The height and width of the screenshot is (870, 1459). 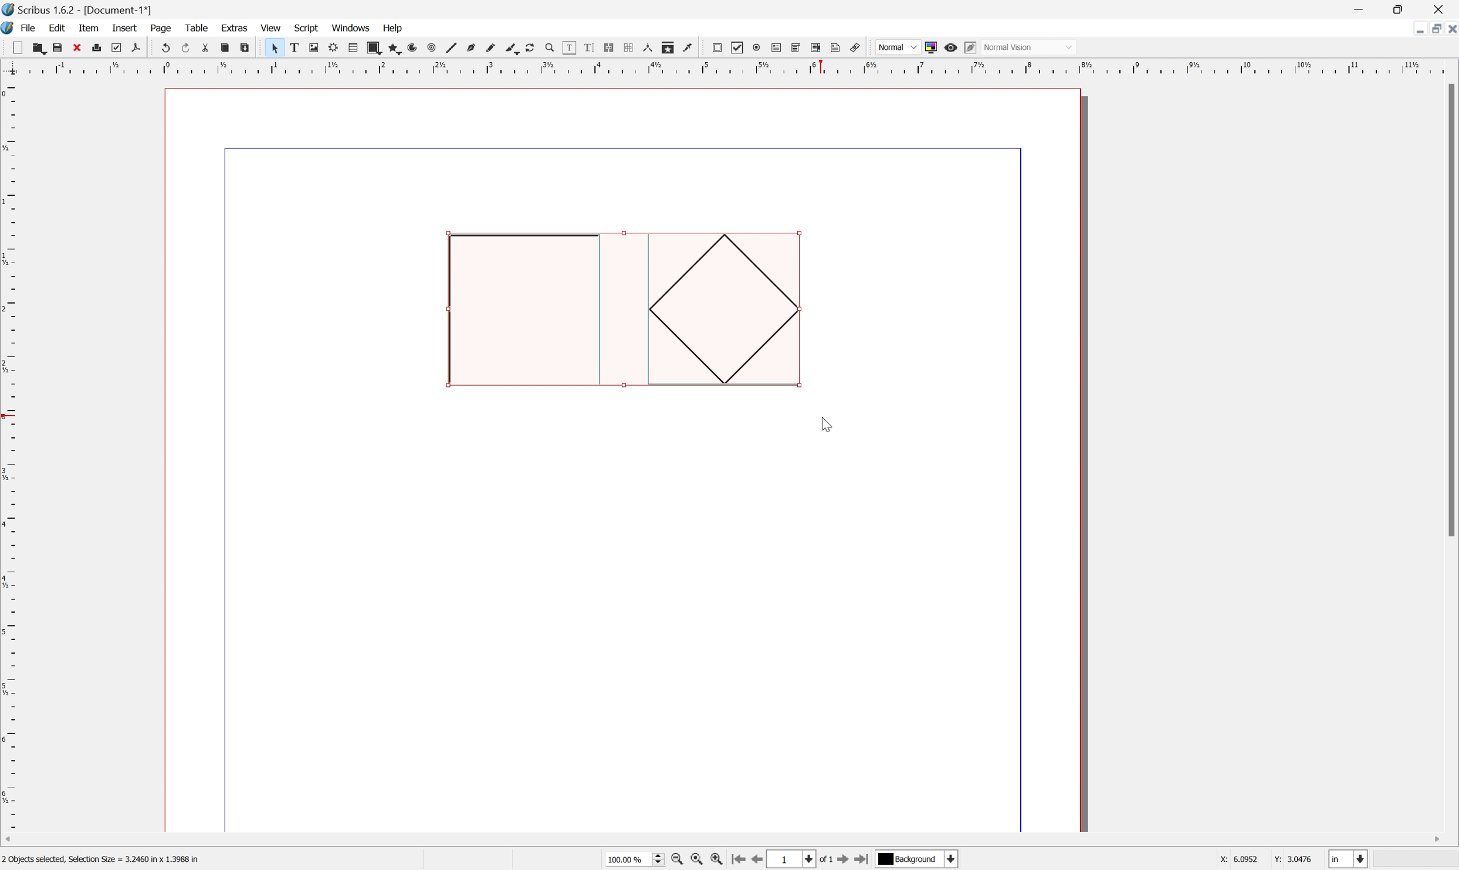 What do you see at coordinates (970, 47) in the screenshot?
I see `Edit preview` at bounding box center [970, 47].